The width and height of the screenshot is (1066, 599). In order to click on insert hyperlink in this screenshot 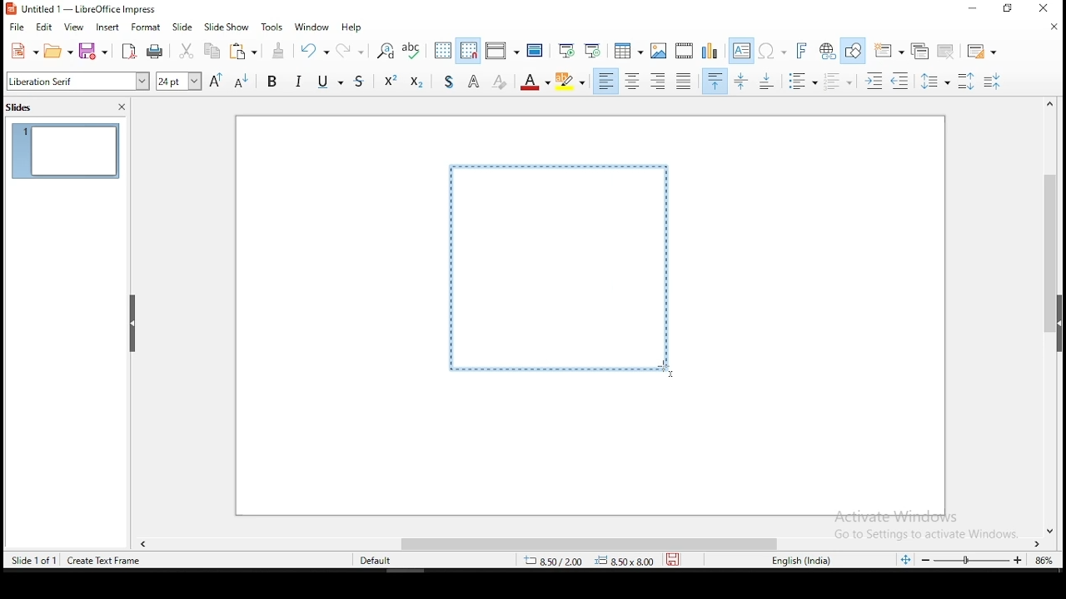, I will do `click(826, 50)`.